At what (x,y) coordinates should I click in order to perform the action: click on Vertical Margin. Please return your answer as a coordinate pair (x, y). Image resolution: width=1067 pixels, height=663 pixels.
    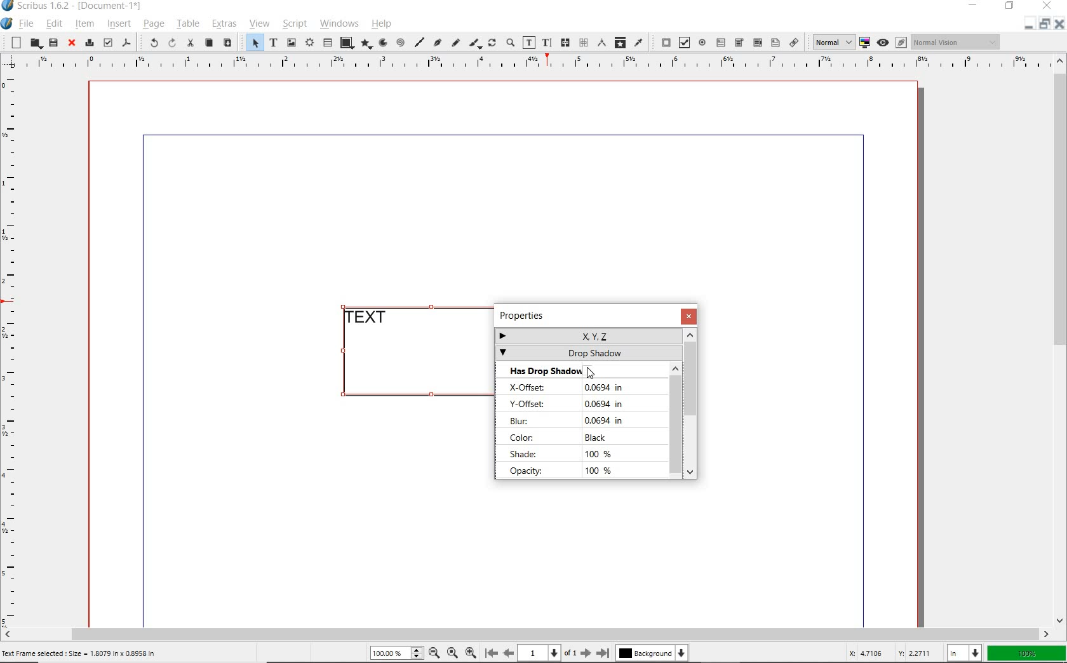
    Looking at the image, I should click on (15, 349).